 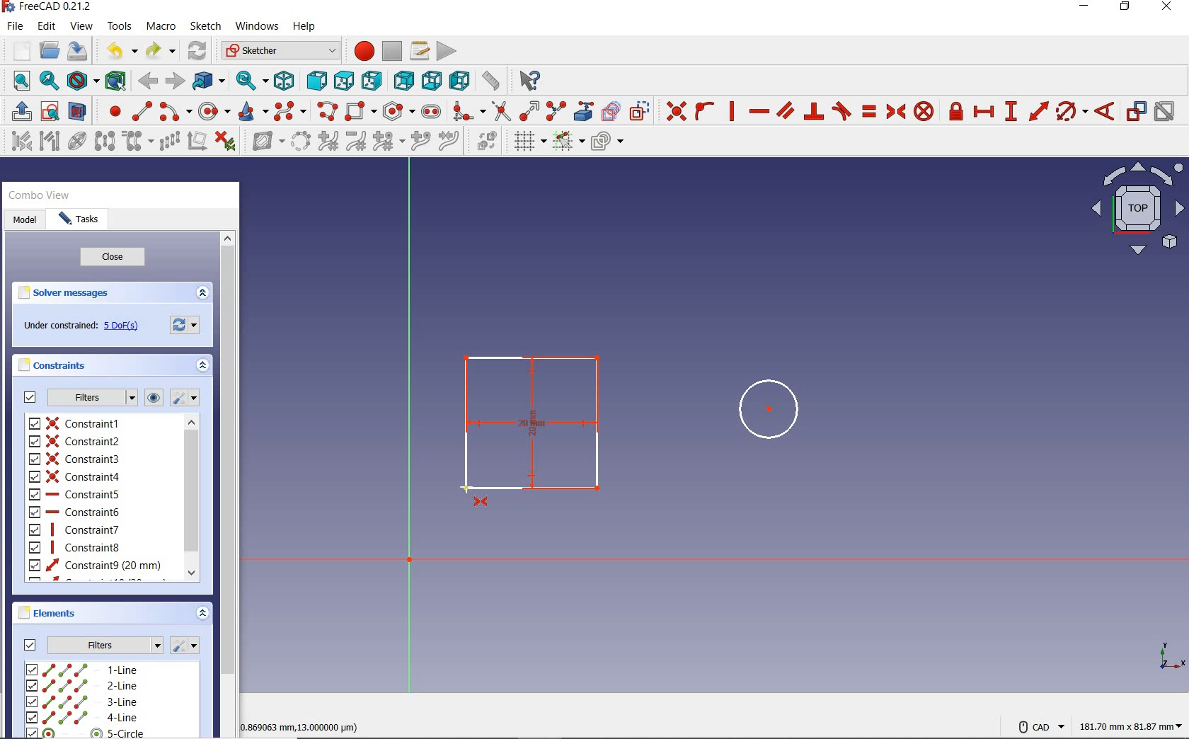 What do you see at coordinates (79, 110) in the screenshot?
I see `view section` at bounding box center [79, 110].